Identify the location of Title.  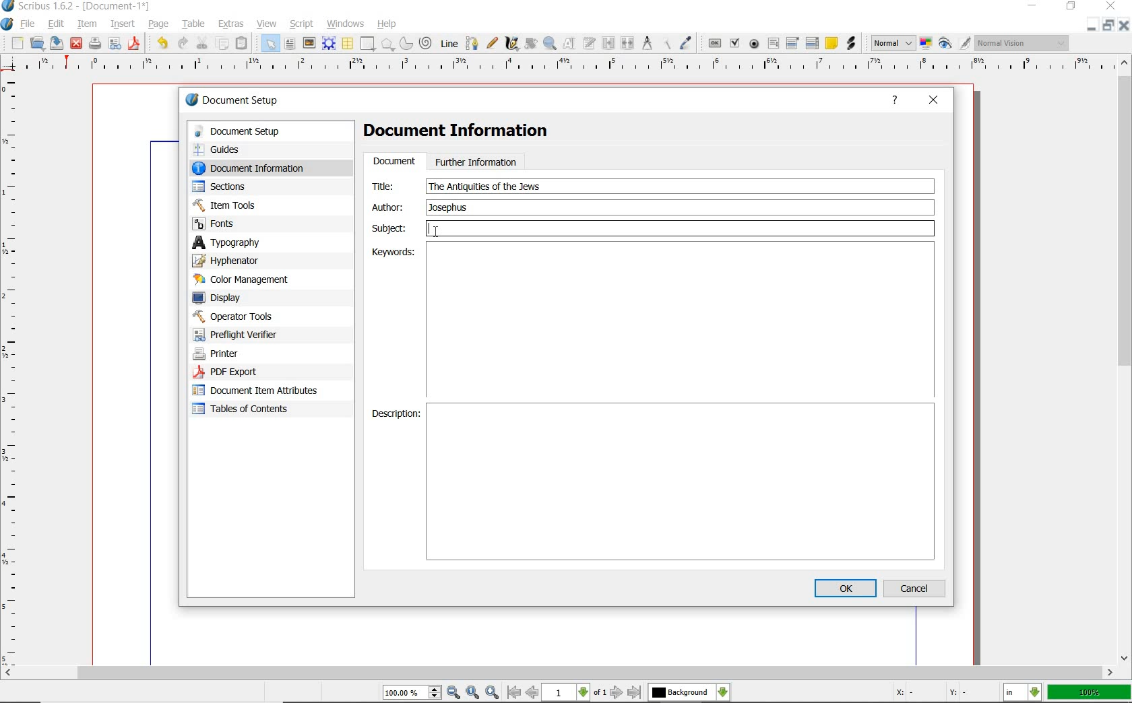
(391, 186).